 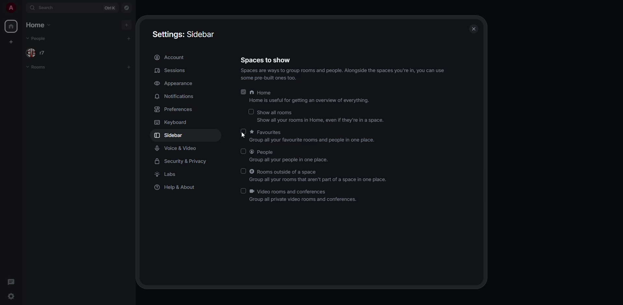 What do you see at coordinates (314, 137) in the screenshot?
I see ` Favourites Group all your favourite rooms and people in one place.` at bounding box center [314, 137].